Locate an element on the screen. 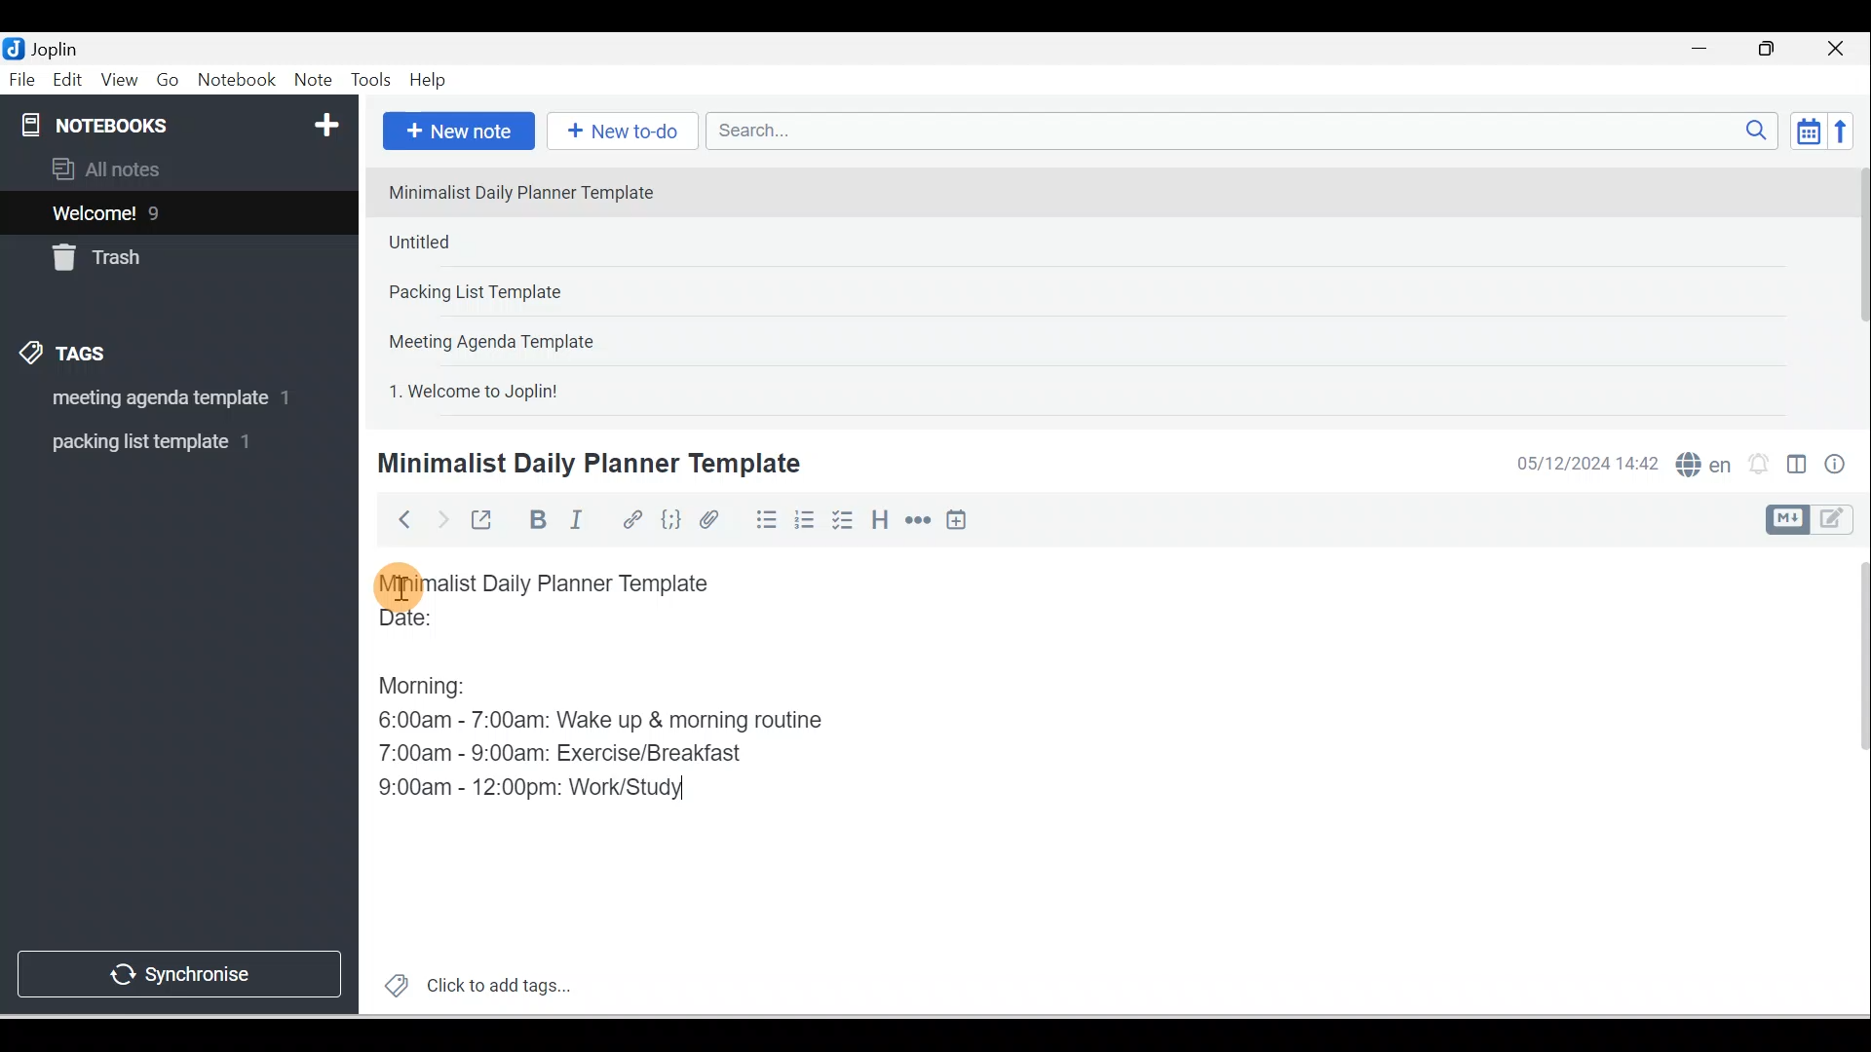  Note is located at coordinates (311, 81).